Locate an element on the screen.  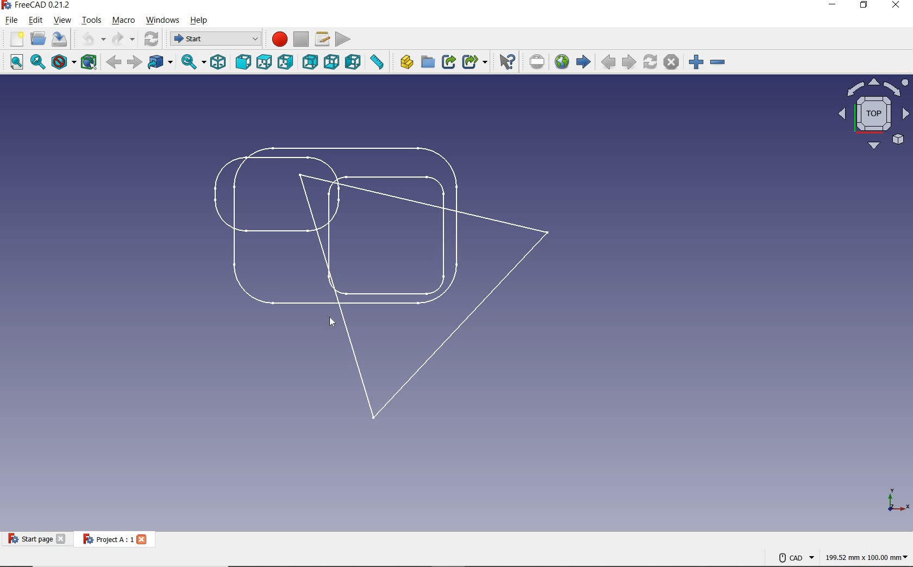
DIMENSION is located at coordinates (867, 557).